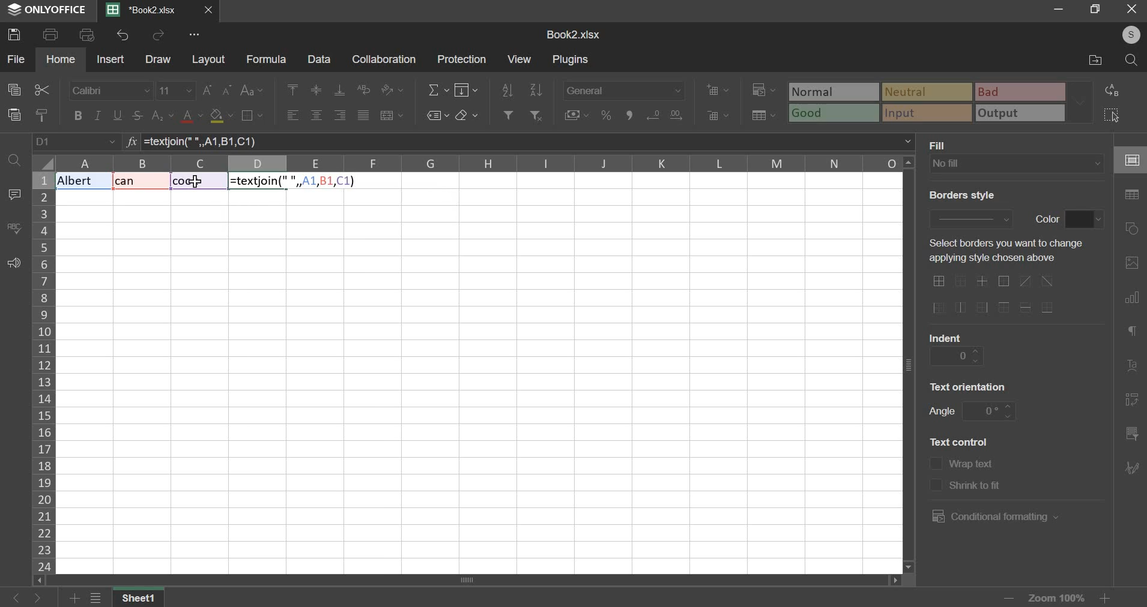 Image resolution: width=1147 pixels, height=607 pixels. What do you see at coordinates (147, 10) in the screenshot?
I see `Current sheets` at bounding box center [147, 10].